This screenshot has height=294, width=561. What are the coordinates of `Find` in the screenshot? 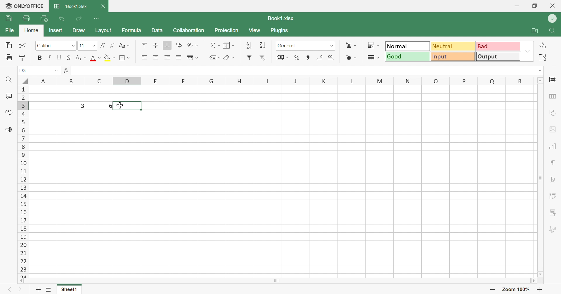 It's located at (554, 31).